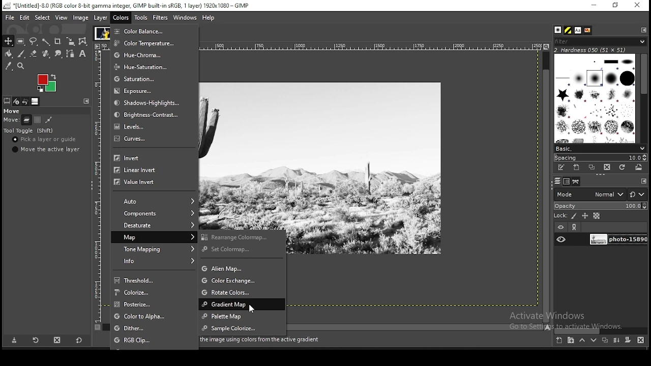 Image resolution: width=651 pixels, height=366 pixels. What do you see at coordinates (594, 6) in the screenshot?
I see `minimize` at bounding box center [594, 6].